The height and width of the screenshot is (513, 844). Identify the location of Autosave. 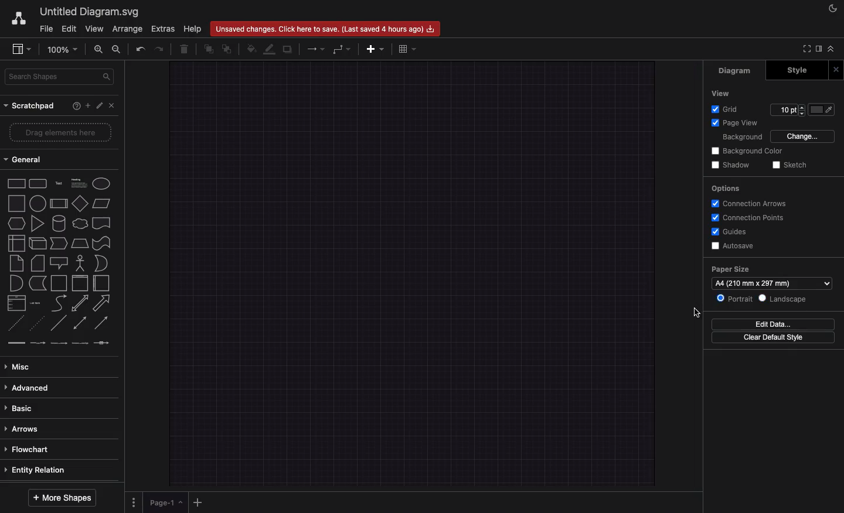
(735, 247).